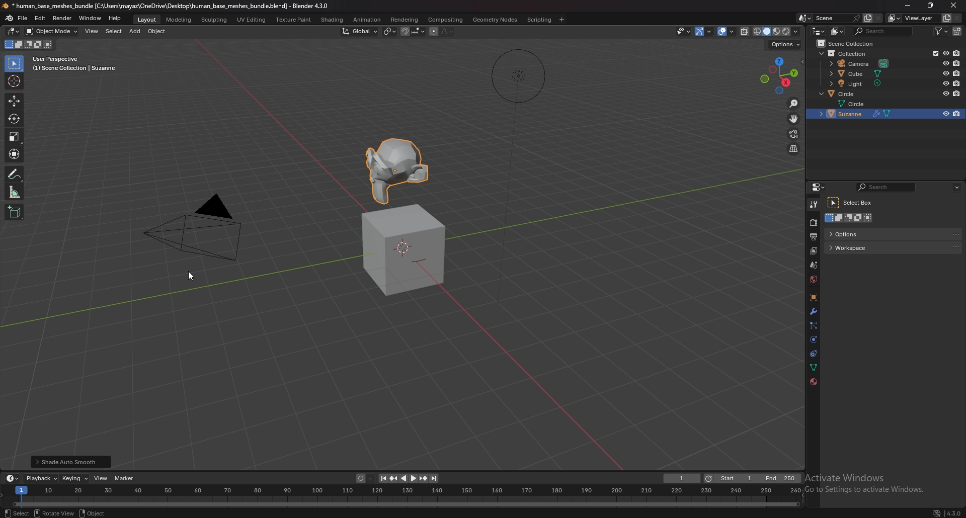 The image size is (966, 518). What do you see at coordinates (190, 277) in the screenshot?
I see `cursor` at bounding box center [190, 277].